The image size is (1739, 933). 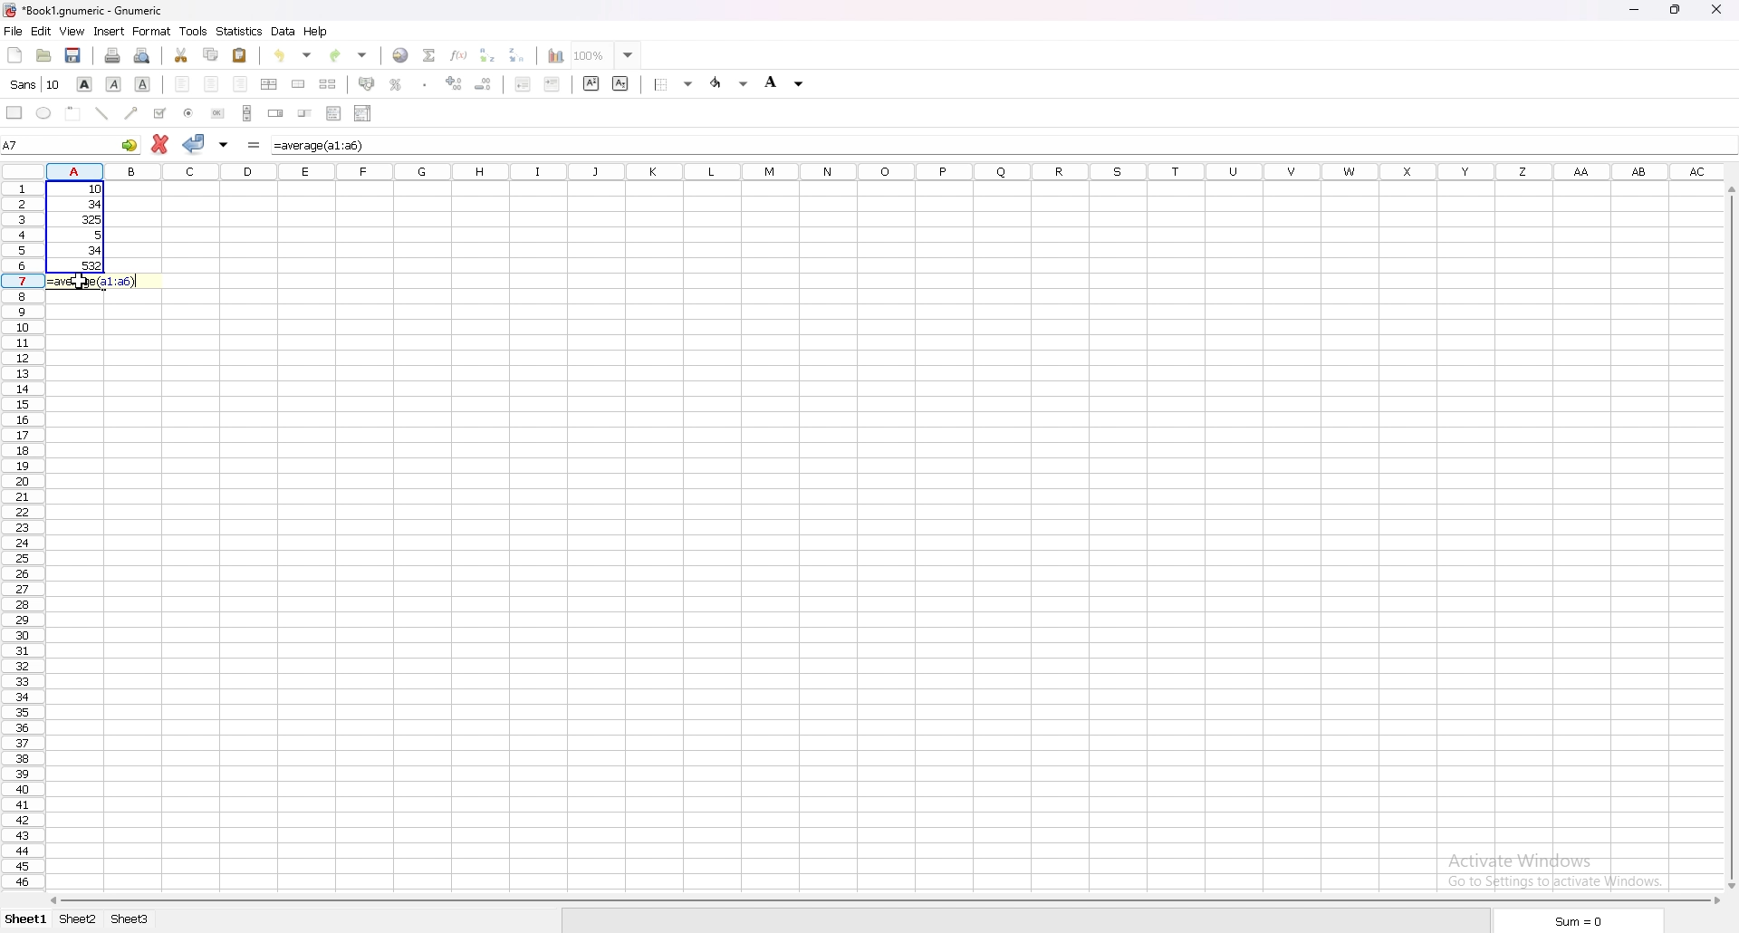 I want to click on radio button, so click(x=189, y=113).